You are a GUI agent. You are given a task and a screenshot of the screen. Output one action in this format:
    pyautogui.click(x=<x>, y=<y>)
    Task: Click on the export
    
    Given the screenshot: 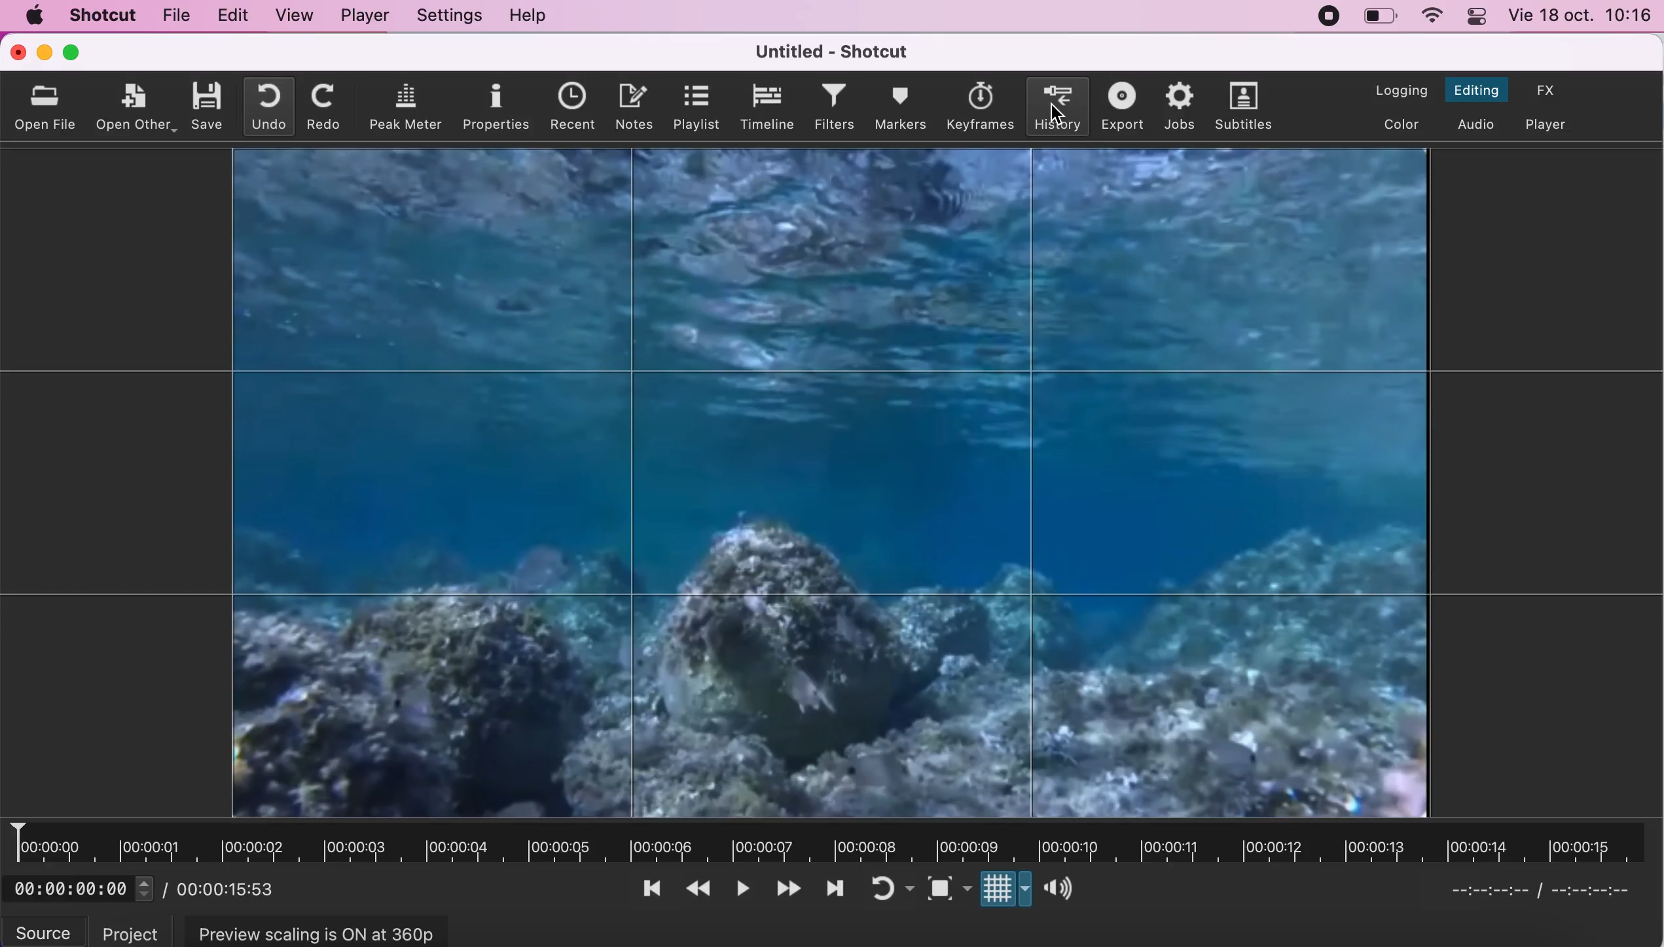 What is the action you would take?
    pyautogui.click(x=1120, y=107)
    